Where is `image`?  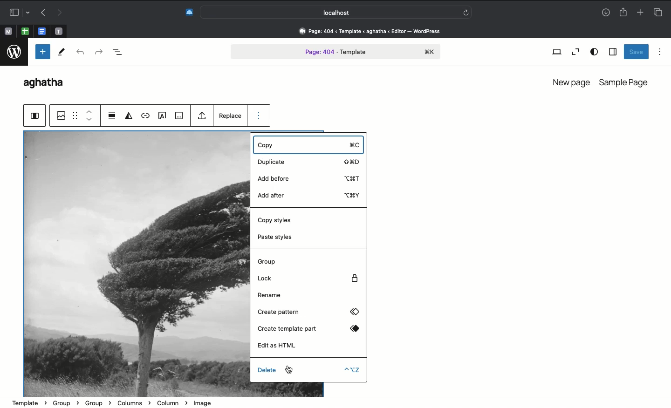
image is located at coordinates (137, 262).